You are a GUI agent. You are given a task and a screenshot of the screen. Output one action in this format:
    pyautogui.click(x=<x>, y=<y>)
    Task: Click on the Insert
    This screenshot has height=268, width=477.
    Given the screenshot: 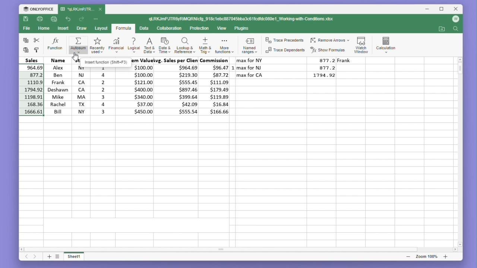 What is the action you would take?
    pyautogui.click(x=62, y=28)
    